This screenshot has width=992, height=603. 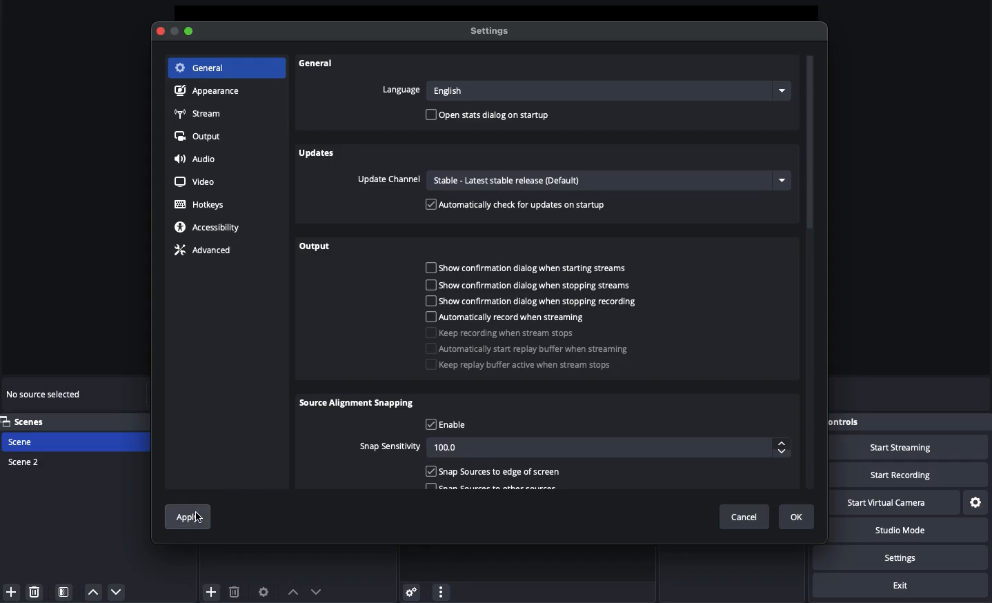 What do you see at coordinates (208, 228) in the screenshot?
I see `Accessibility ` at bounding box center [208, 228].